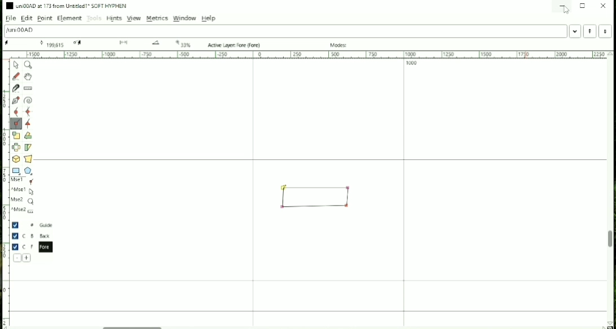 The width and height of the screenshot is (616, 329). What do you see at coordinates (33, 235) in the screenshot?
I see `Back` at bounding box center [33, 235].